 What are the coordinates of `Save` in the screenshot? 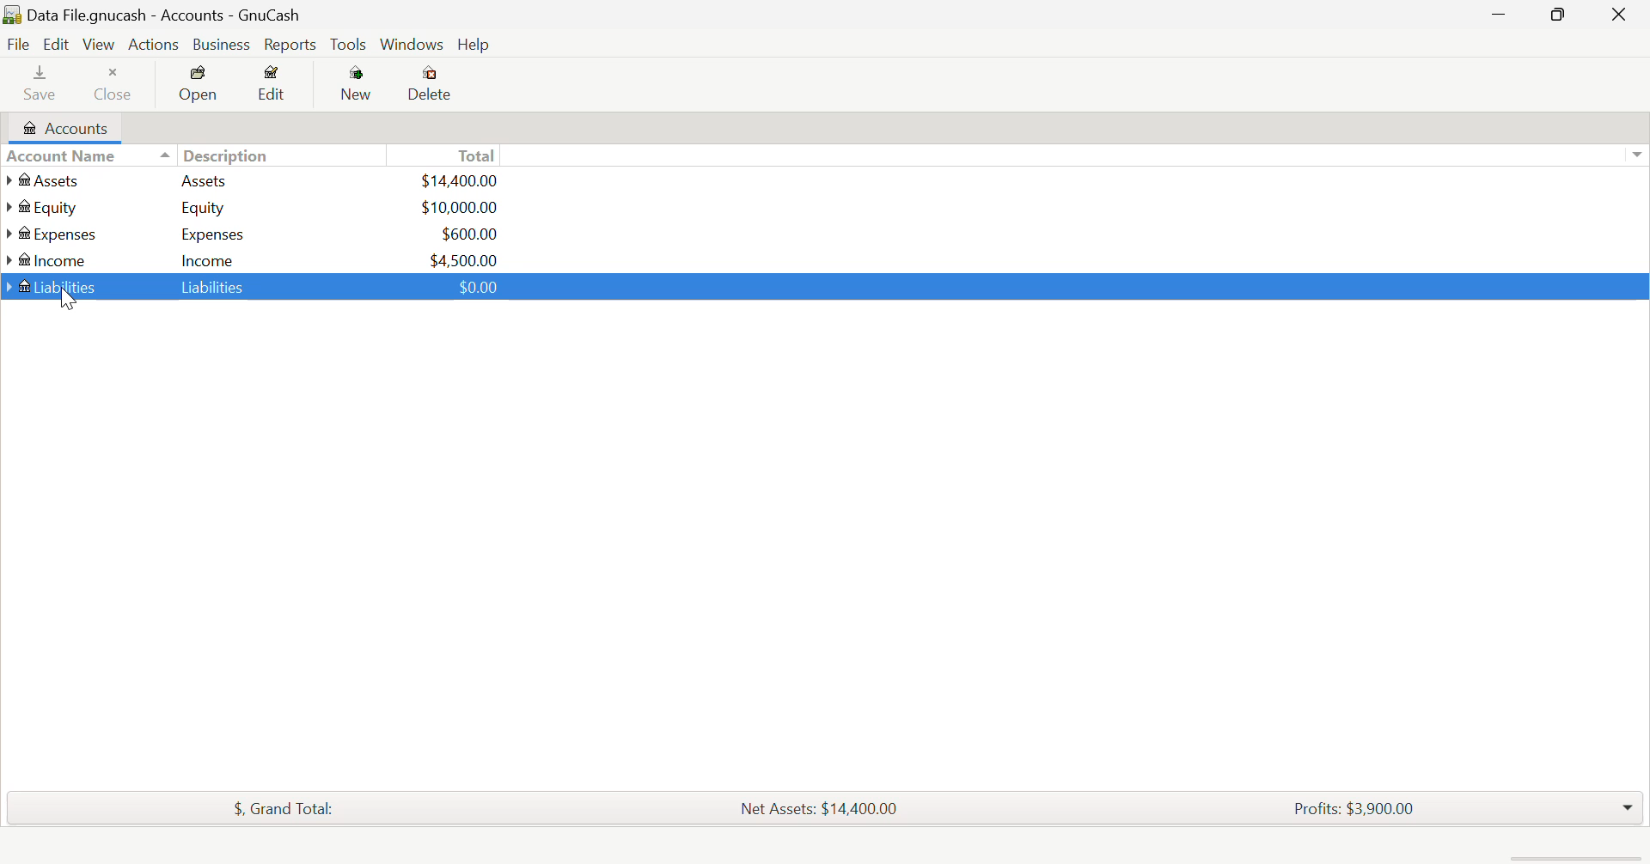 It's located at (33, 86).